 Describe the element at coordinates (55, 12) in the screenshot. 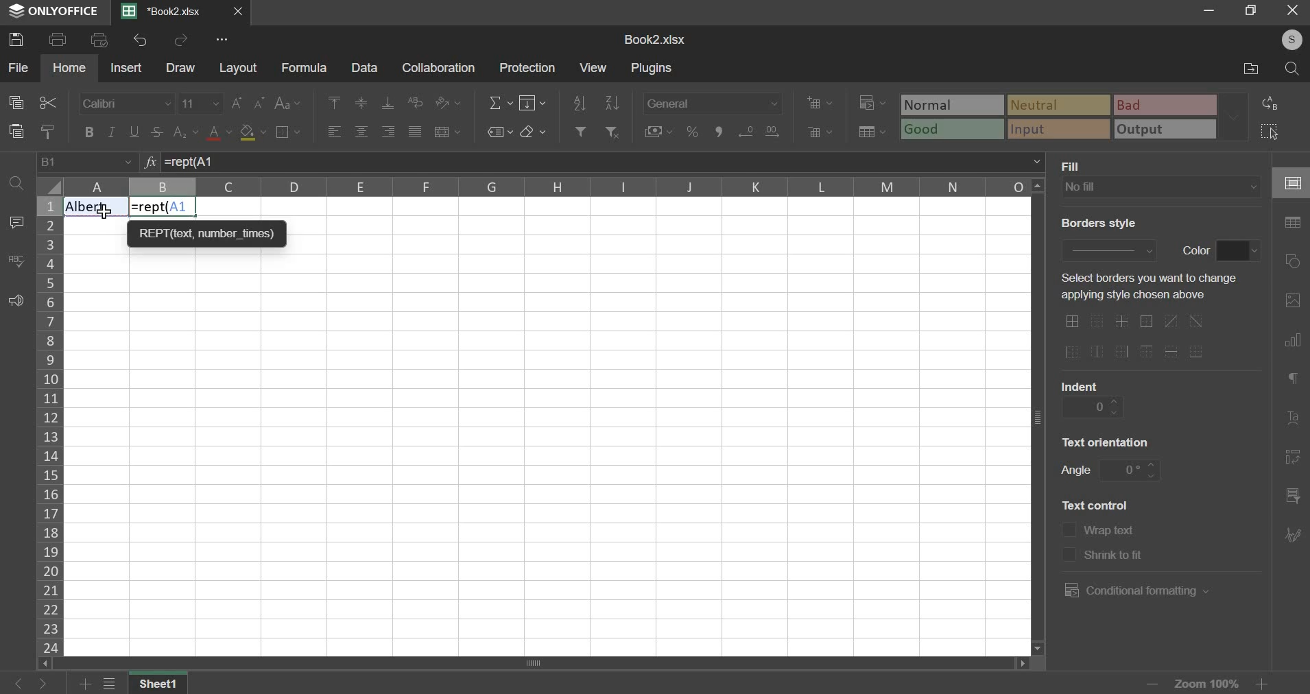

I see `ONLYOFFICE logo` at that location.